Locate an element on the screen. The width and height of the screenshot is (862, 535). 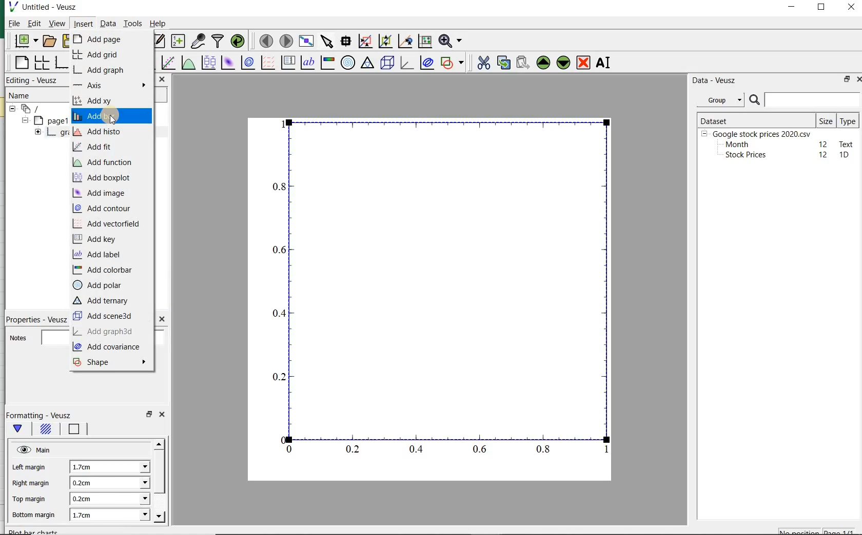
add ternary is located at coordinates (101, 300).